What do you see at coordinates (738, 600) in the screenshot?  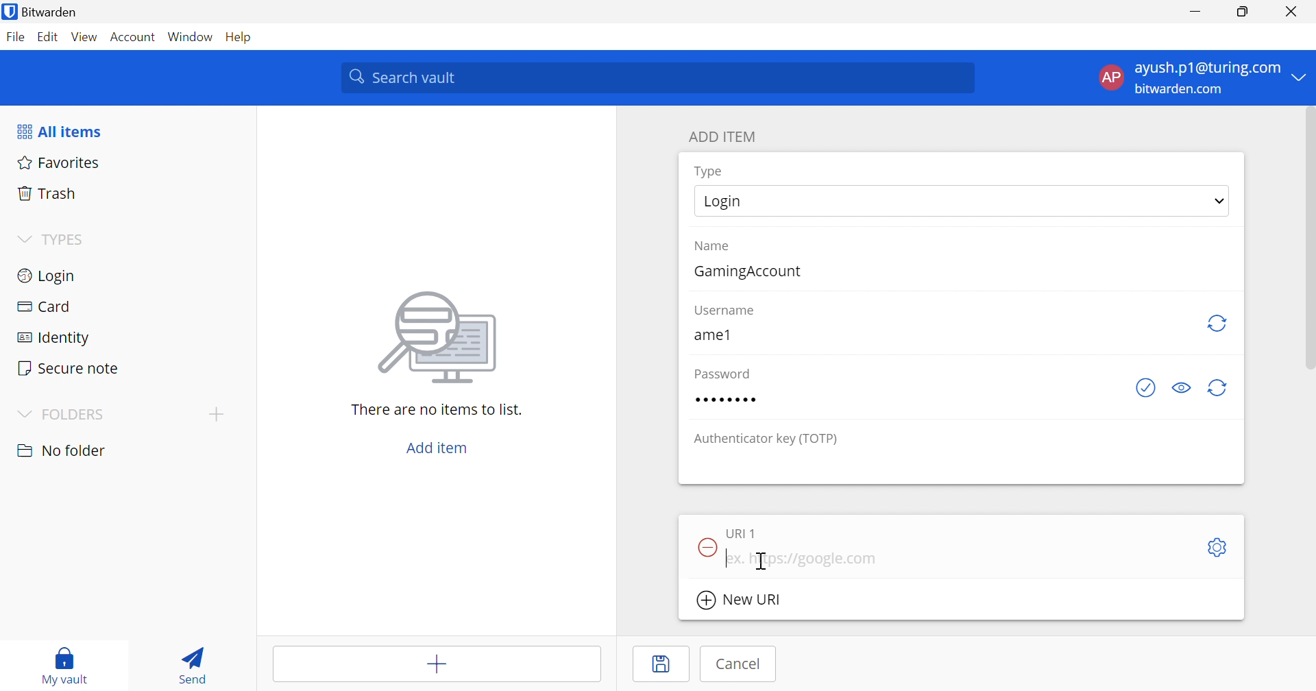 I see `New URI` at bounding box center [738, 600].